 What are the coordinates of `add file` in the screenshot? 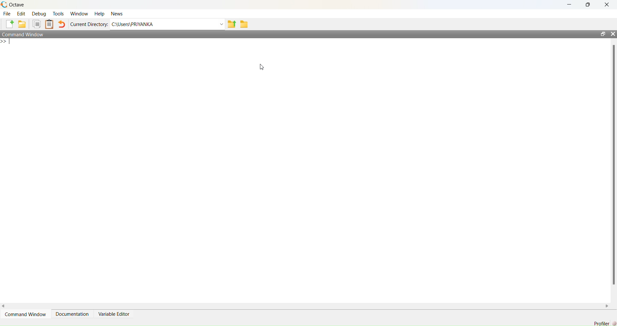 It's located at (9, 24).